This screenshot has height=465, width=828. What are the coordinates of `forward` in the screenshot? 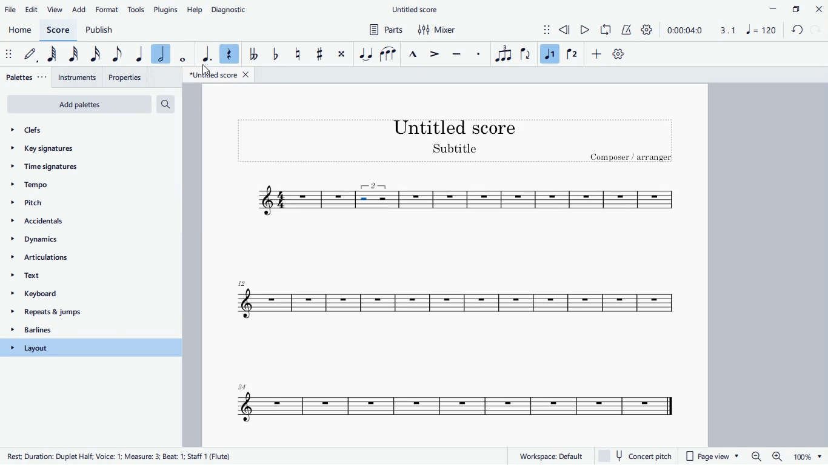 It's located at (817, 30).